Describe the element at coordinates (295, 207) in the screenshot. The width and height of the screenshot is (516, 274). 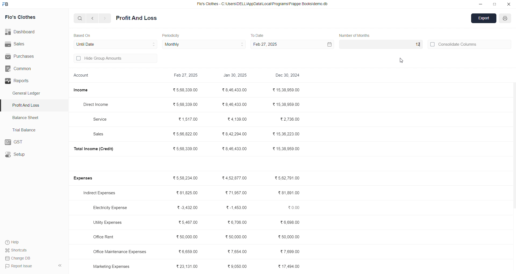
I see `₹0.00` at that location.